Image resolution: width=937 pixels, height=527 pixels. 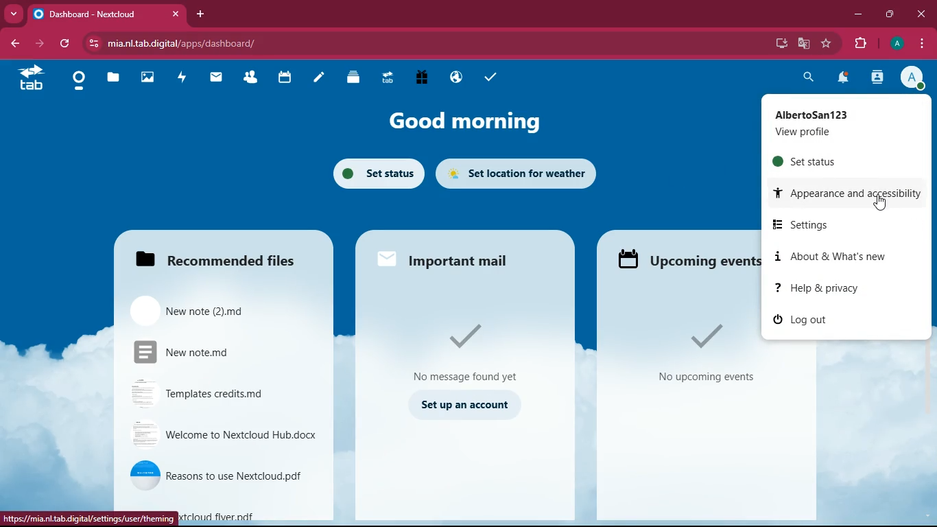 I want to click on friends, so click(x=248, y=77).